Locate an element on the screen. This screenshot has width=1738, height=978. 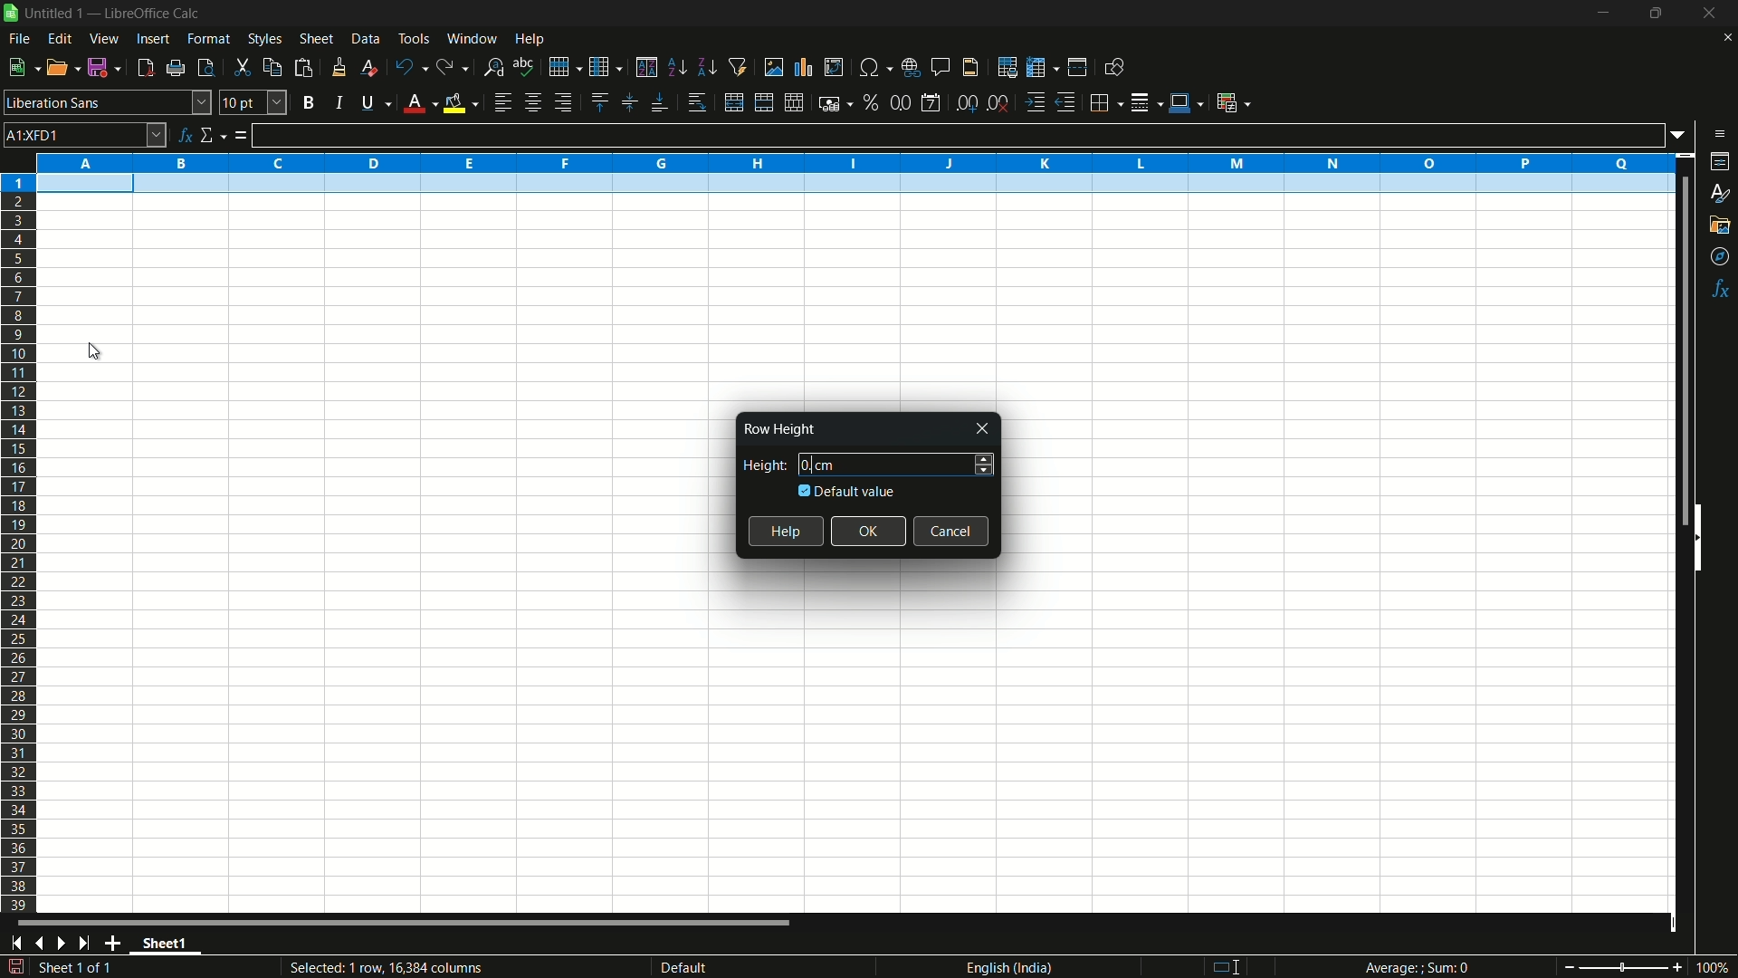
language english(india) is located at coordinates (1004, 967).